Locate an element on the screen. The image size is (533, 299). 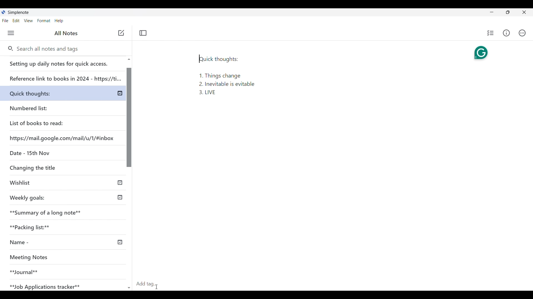
View menu is located at coordinates (28, 21).